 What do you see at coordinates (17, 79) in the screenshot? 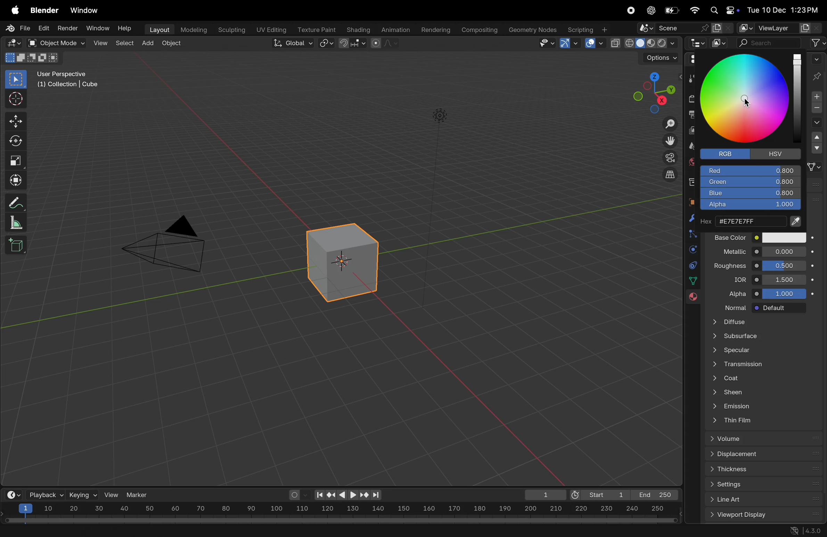
I see `select` at bounding box center [17, 79].